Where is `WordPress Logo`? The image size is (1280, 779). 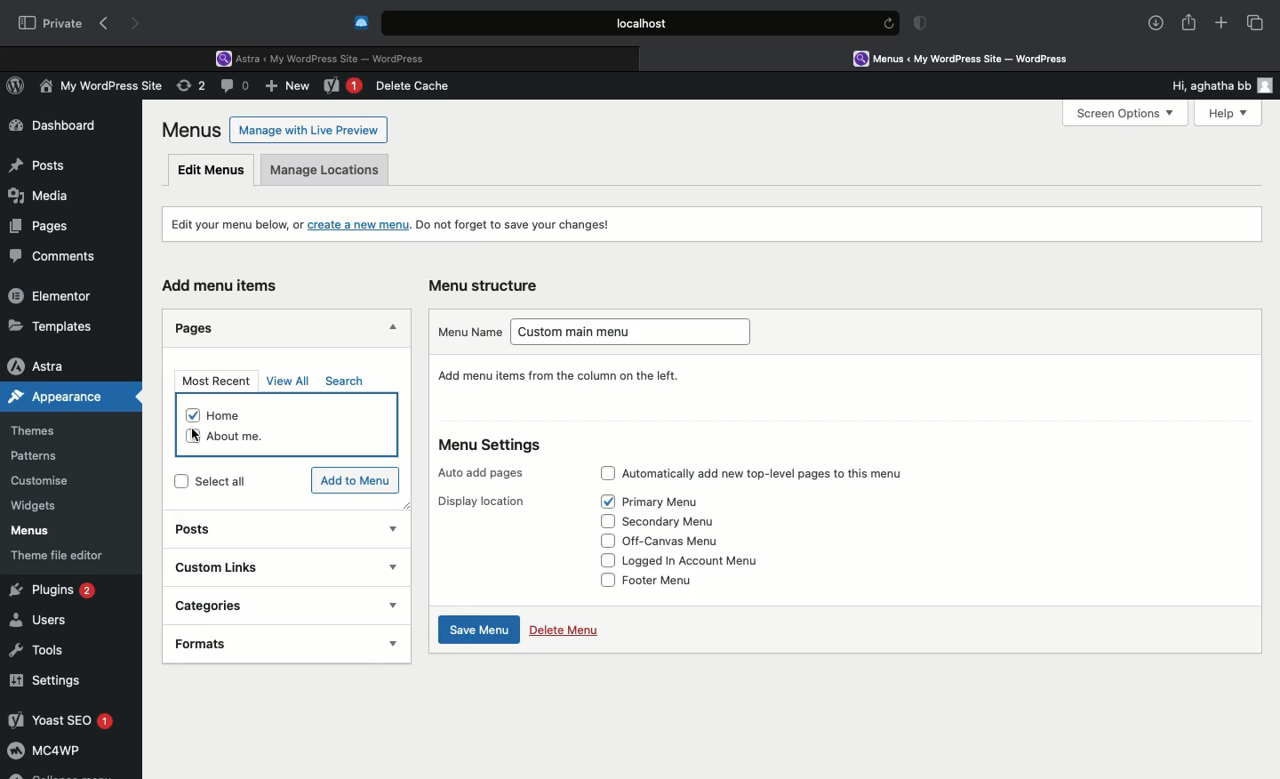
WordPress Logo is located at coordinates (19, 88).